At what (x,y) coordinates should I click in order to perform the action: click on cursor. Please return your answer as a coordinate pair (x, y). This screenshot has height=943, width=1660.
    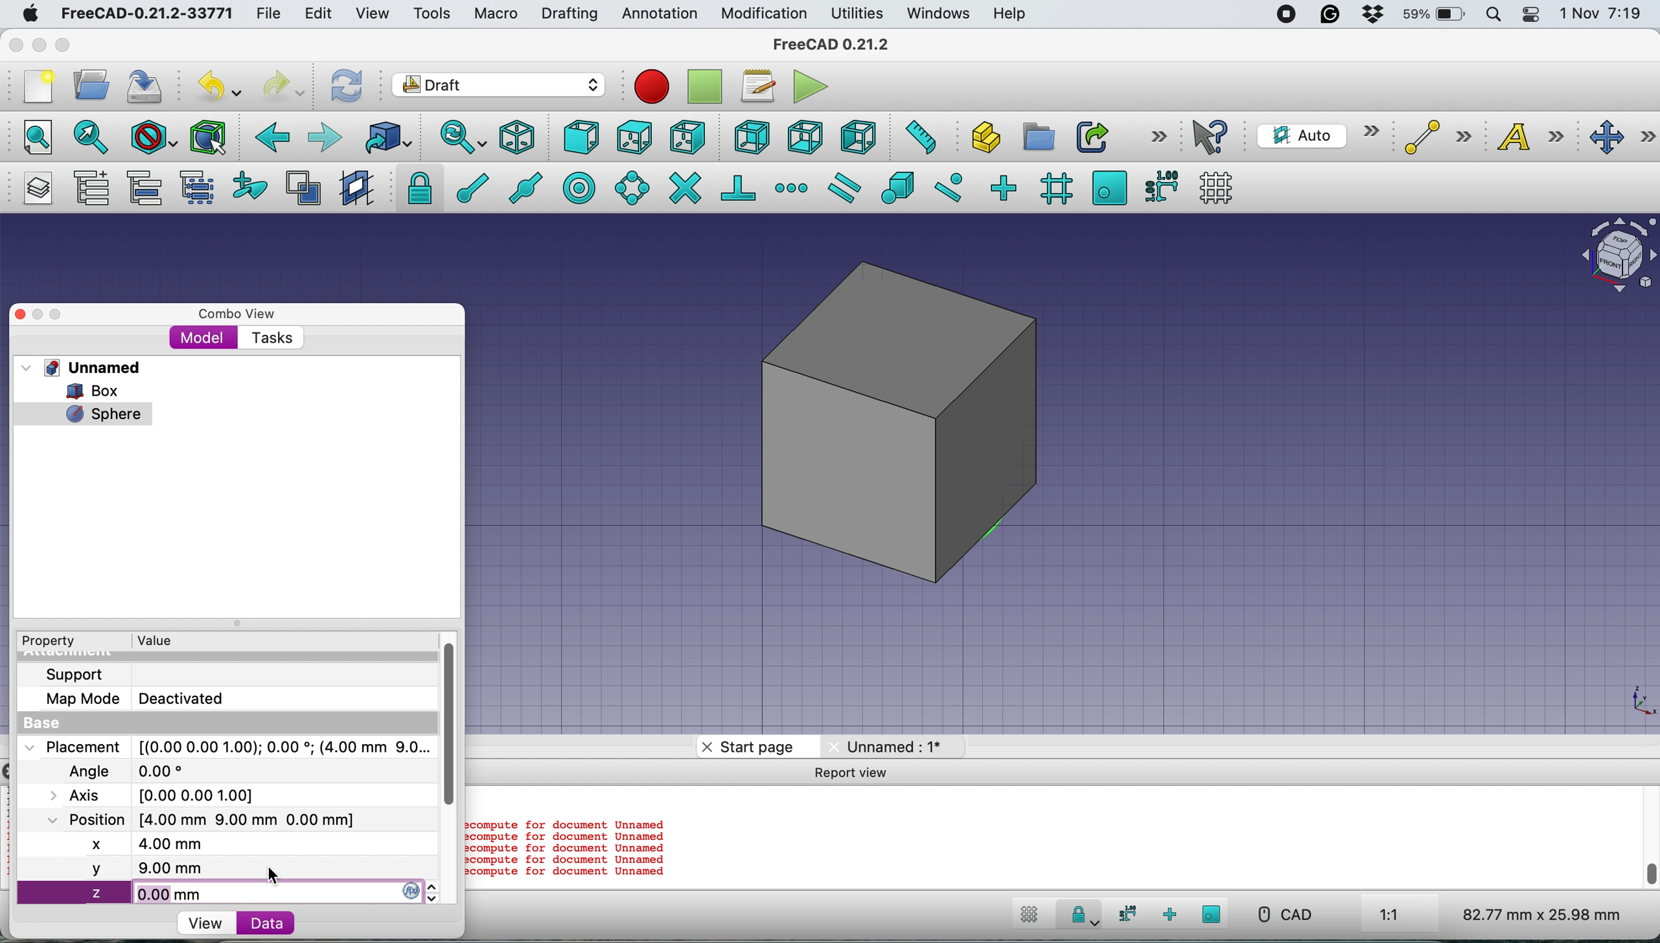
    Looking at the image, I should click on (272, 873).